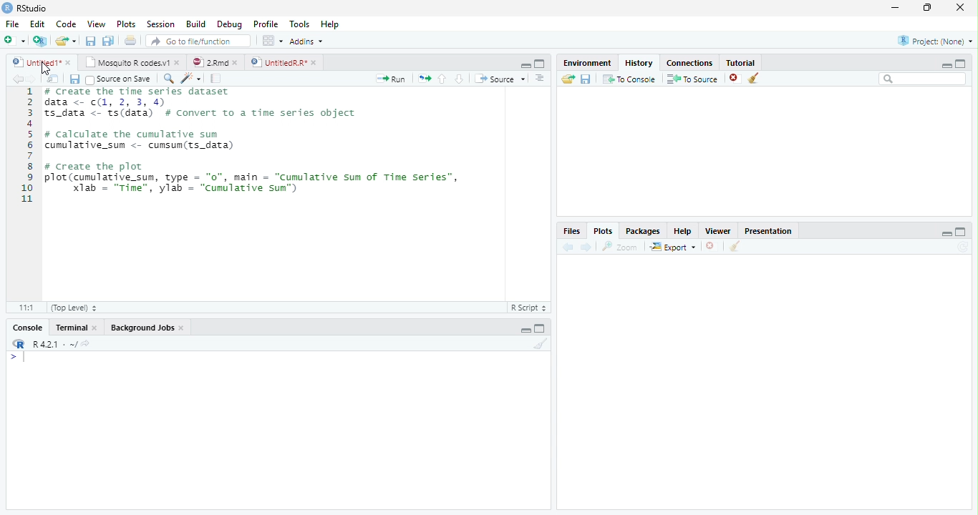 Image resolution: width=978 pixels, height=515 pixels. I want to click on Tools, so click(299, 25).